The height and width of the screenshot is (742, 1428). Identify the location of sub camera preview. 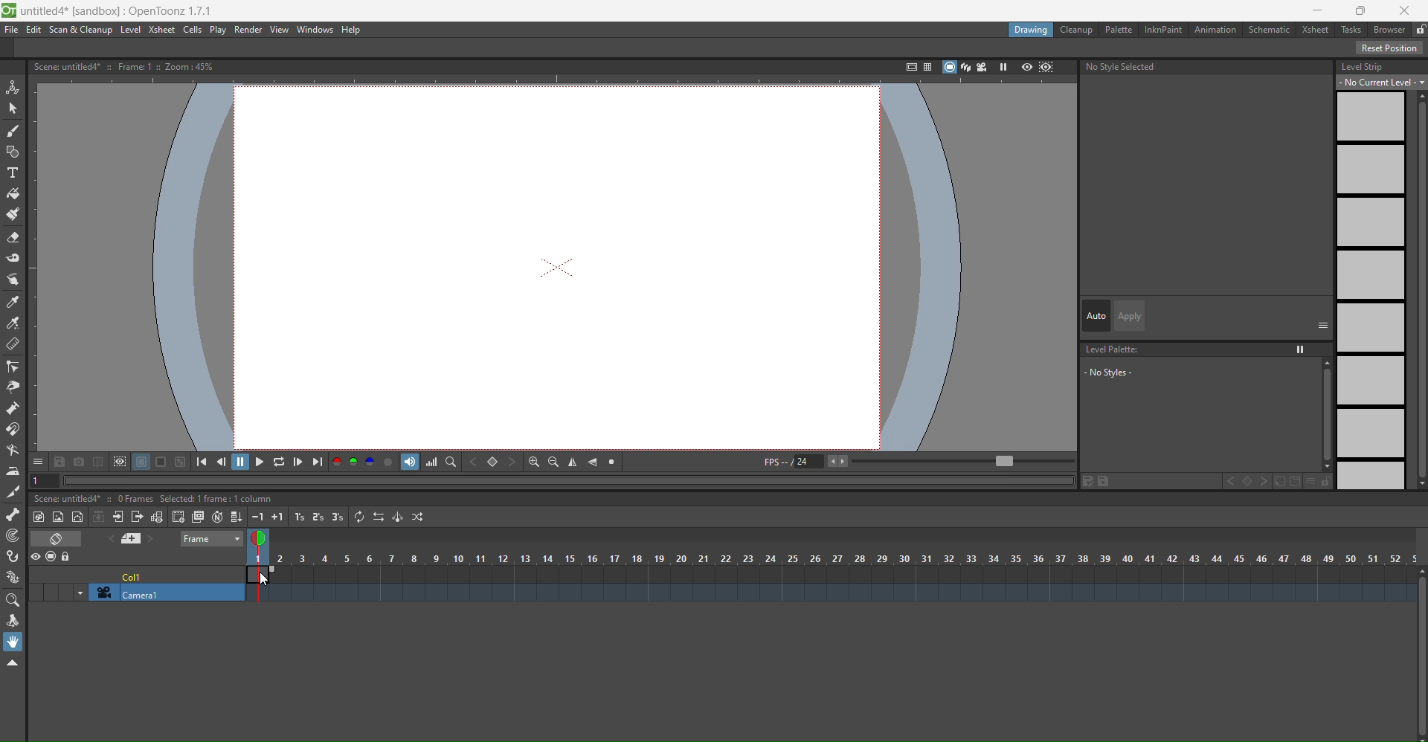
(1047, 68).